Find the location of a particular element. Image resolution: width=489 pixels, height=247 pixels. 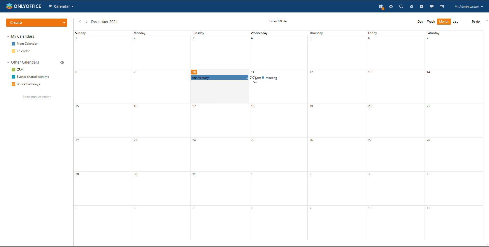

select application is located at coordinates (61, 7).